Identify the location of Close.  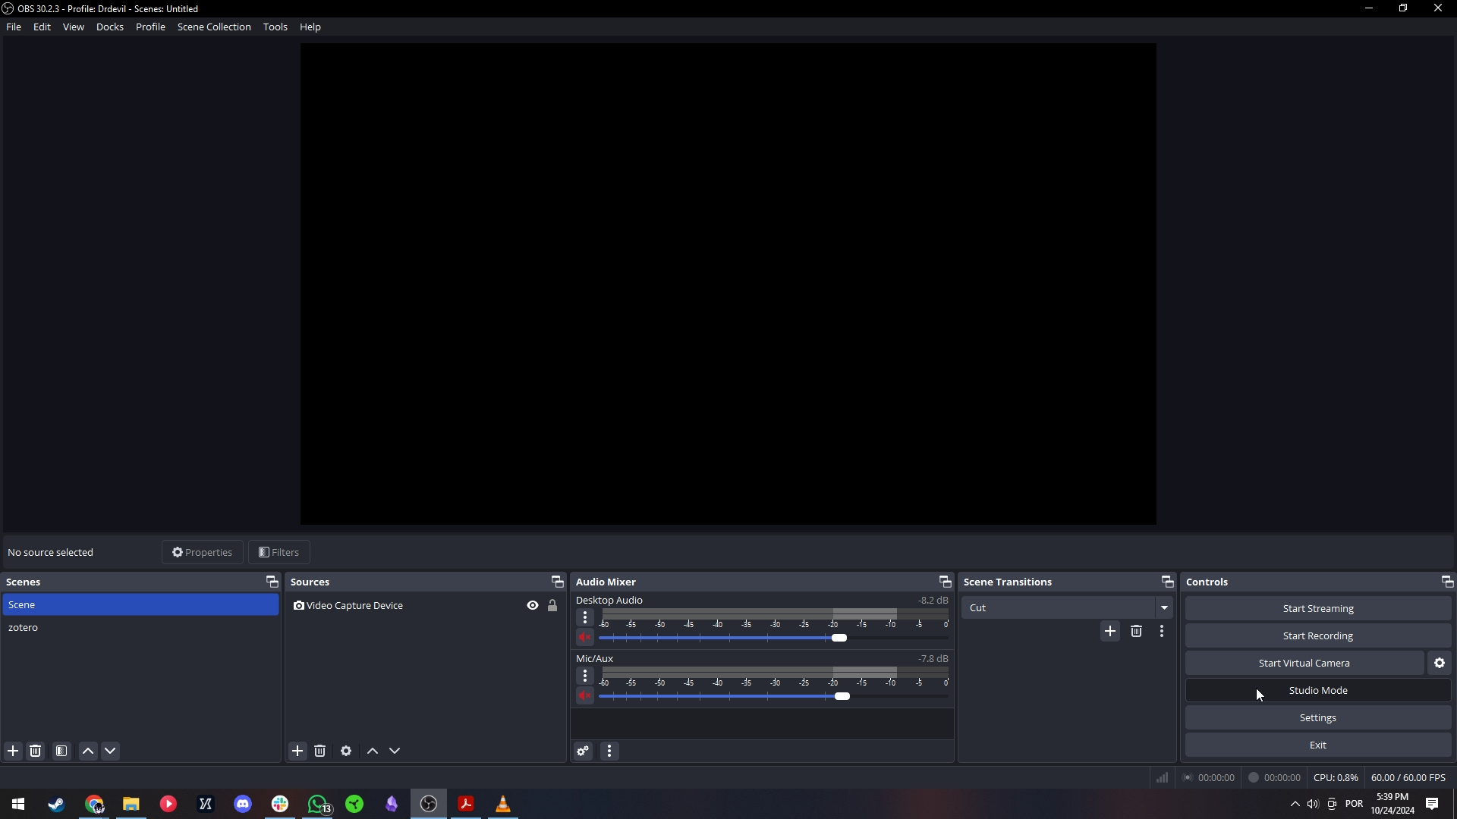
(1439, 9).